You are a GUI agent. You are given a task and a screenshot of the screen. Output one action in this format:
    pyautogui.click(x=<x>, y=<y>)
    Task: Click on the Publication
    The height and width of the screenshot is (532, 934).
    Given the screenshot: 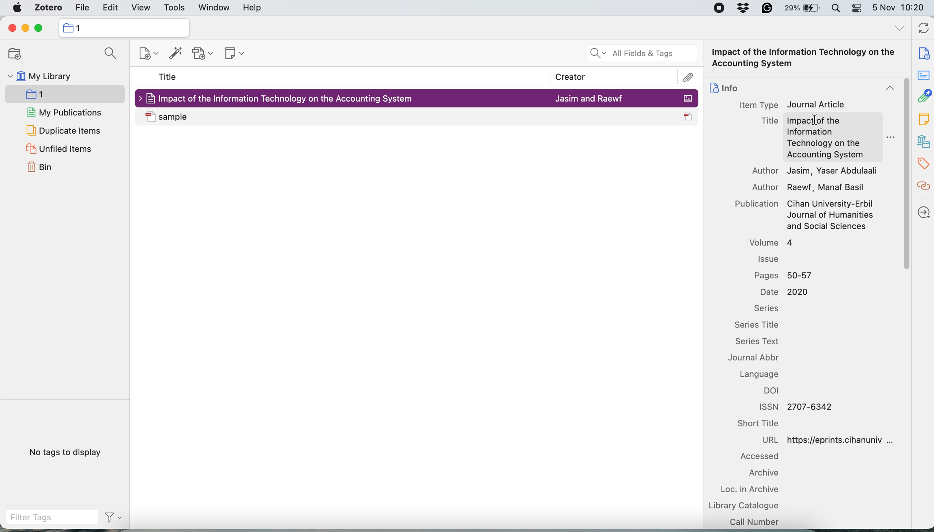 What is the action you would take?
    pyautogui.click(x=758, y=204)
    